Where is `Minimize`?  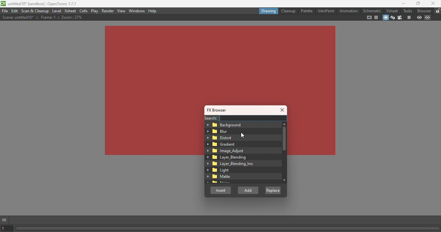
Minimize is located at coordinates (403, 4).